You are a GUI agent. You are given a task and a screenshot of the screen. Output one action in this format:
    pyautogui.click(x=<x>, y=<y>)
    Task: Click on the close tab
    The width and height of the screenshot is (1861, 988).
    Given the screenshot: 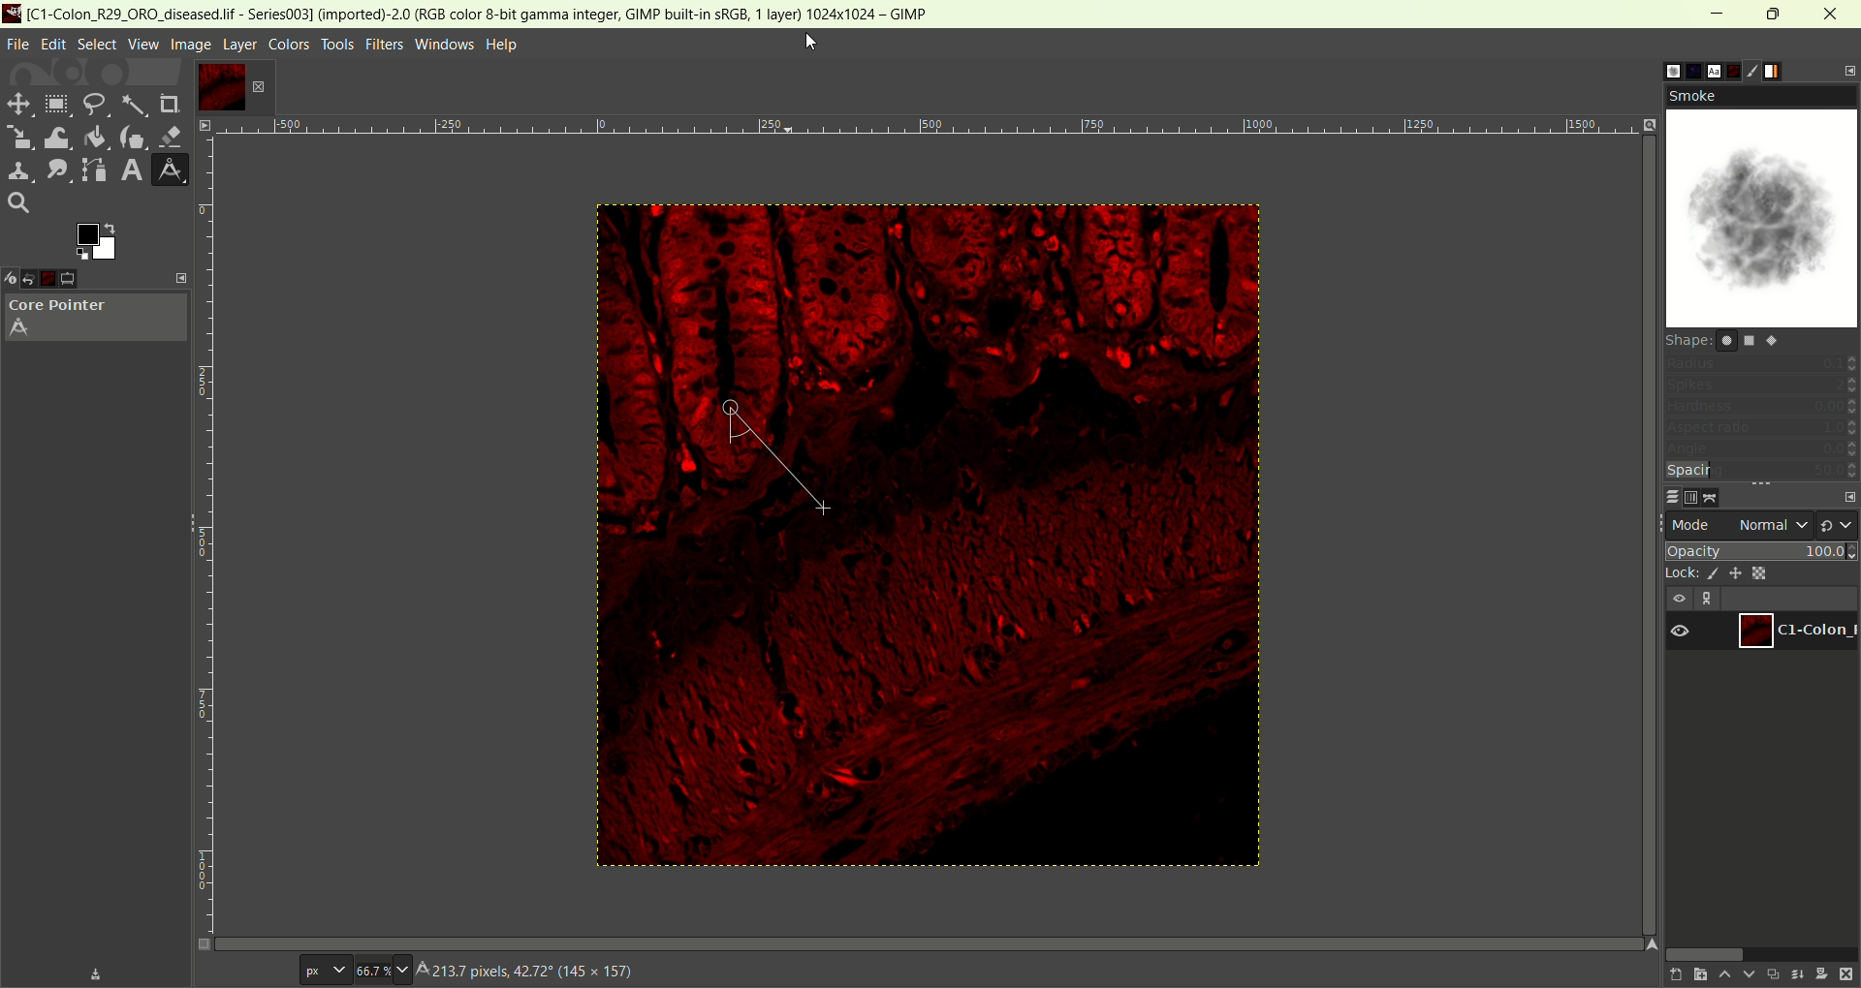 What is the action you would take?
    pyautogui.click(x=258, y=87)
    